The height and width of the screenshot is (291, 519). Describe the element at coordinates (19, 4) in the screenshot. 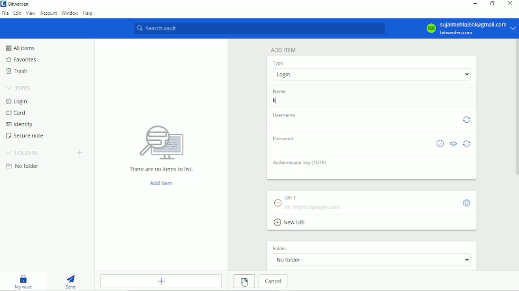

I see `Bitwarden` at that location.